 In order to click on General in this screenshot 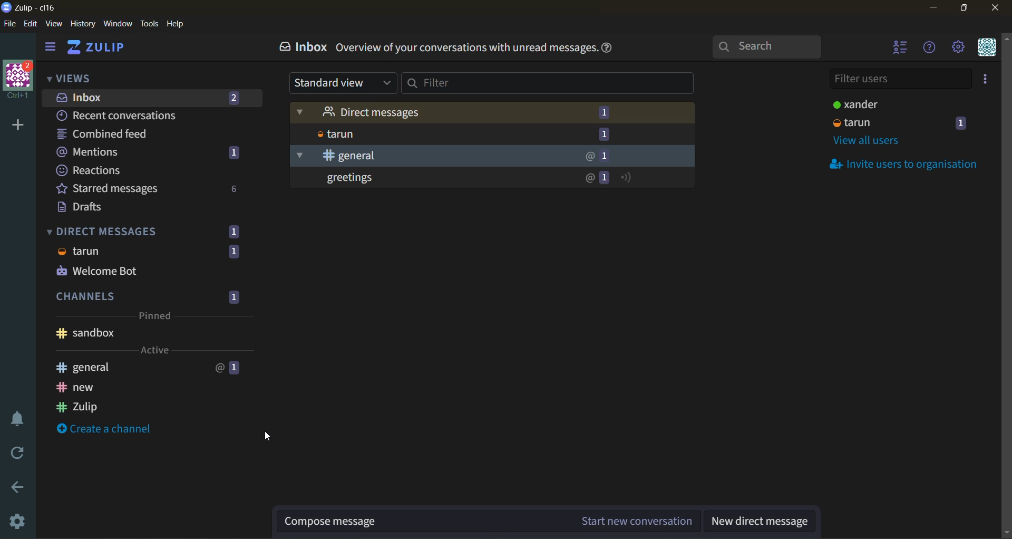, I will do `click(490, 156)`.